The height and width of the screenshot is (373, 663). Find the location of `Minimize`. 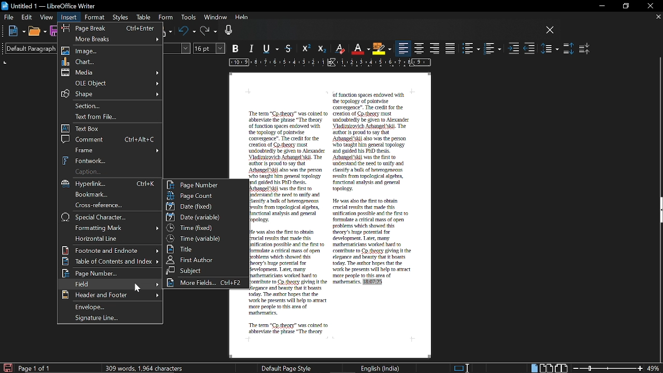

Minimize is located at coordinates (600, 6).